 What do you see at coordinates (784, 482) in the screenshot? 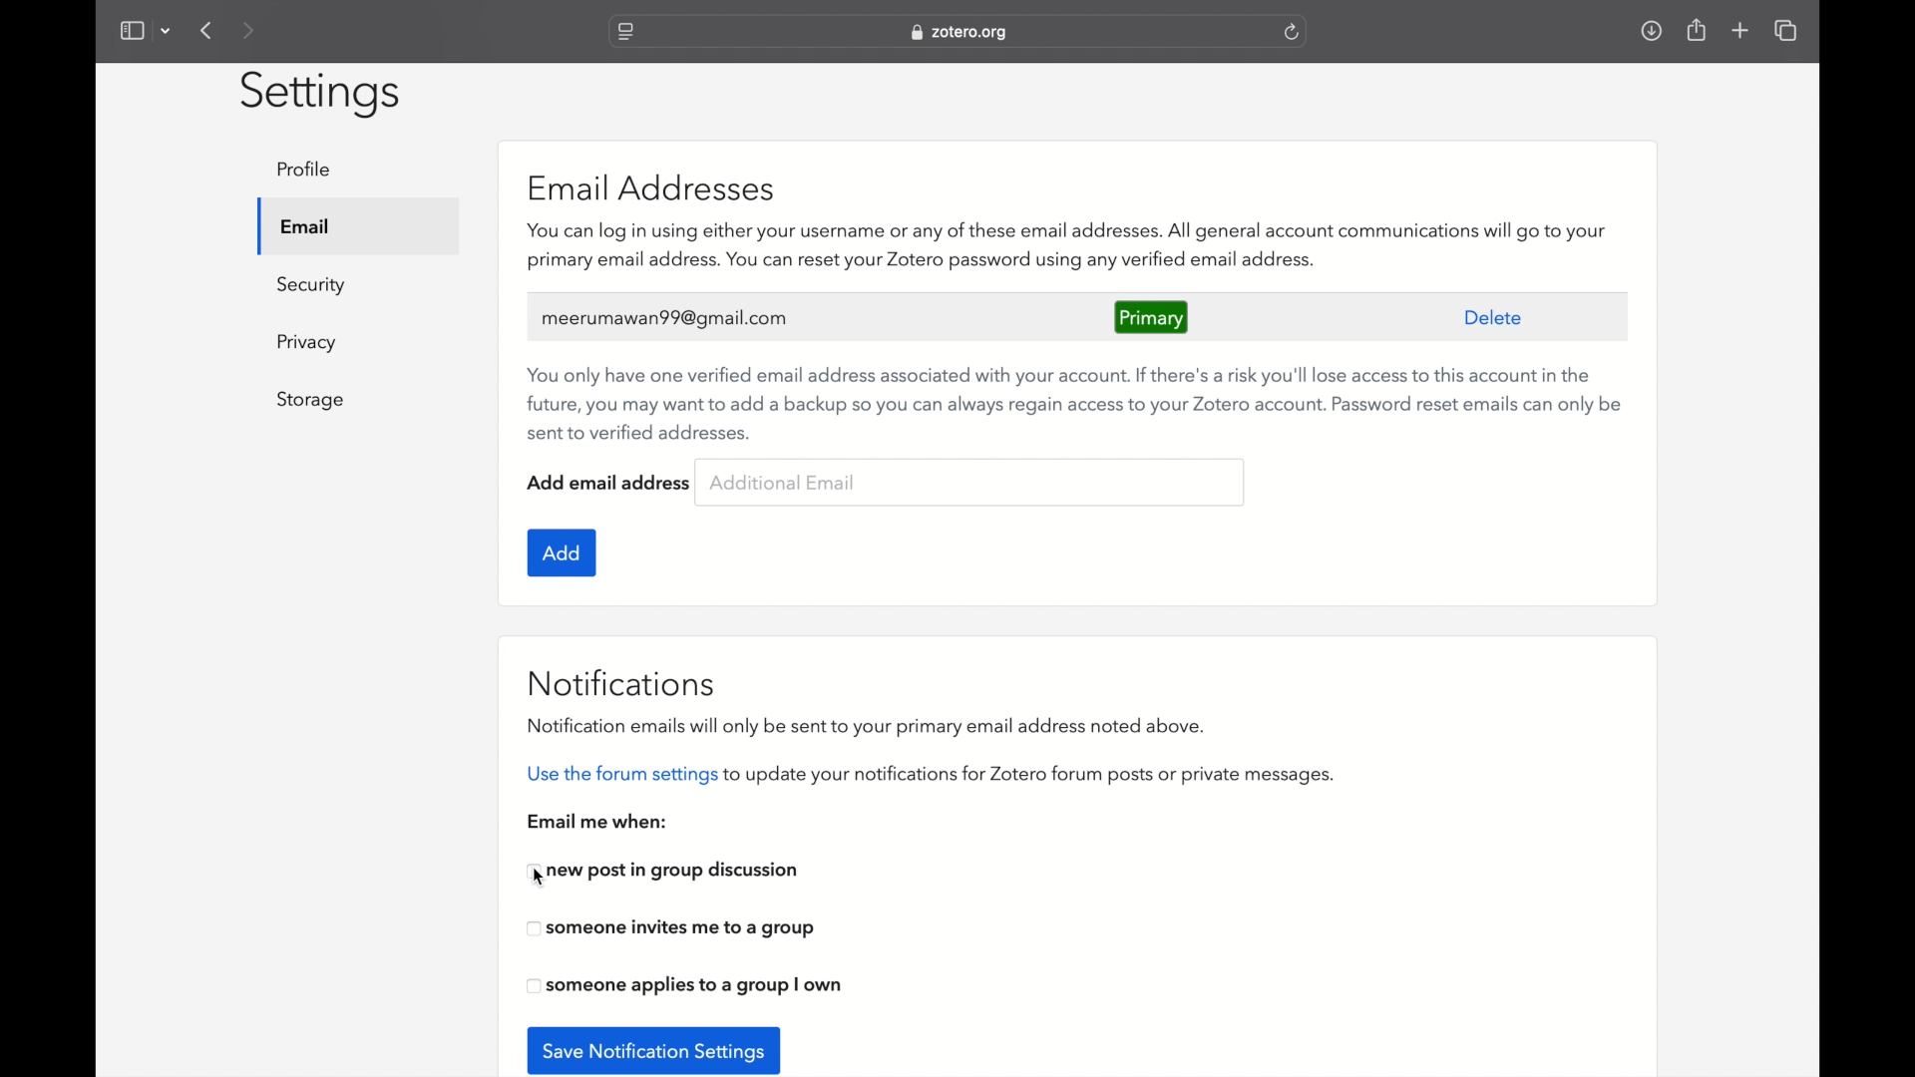
I see `additional email` at bounding box center [784, 482].